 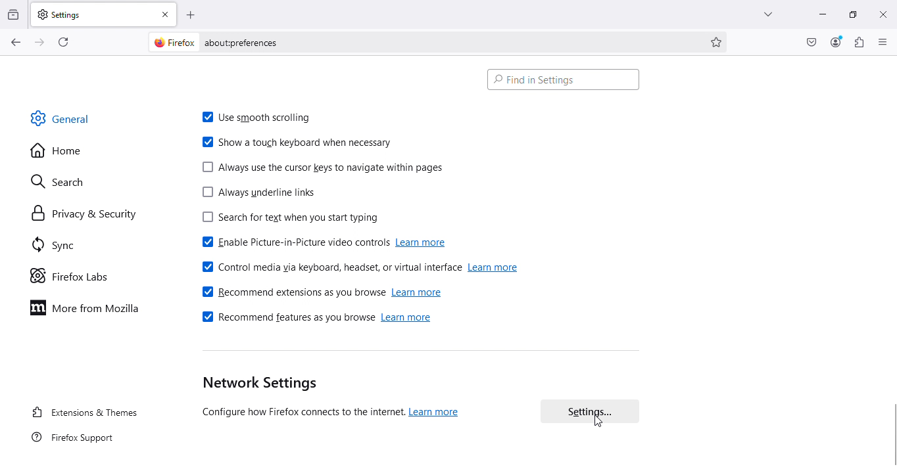 What do you see at coordinates (59, 247) in the screenshot?
I see `SYnc` at bounding box center [59, 247].